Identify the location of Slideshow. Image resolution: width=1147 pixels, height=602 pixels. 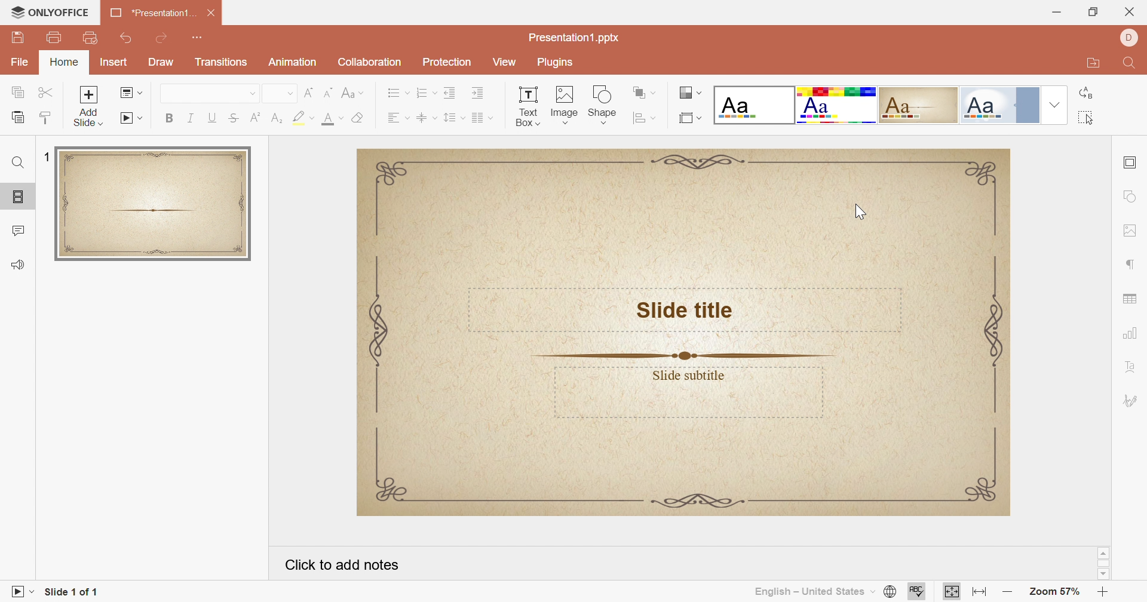
(15, 591).